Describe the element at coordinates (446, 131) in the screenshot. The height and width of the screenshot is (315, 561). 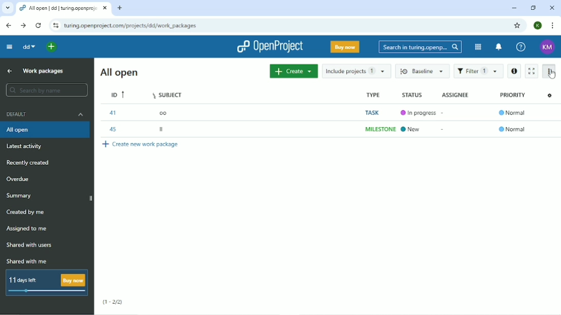
I see `-` at that location.